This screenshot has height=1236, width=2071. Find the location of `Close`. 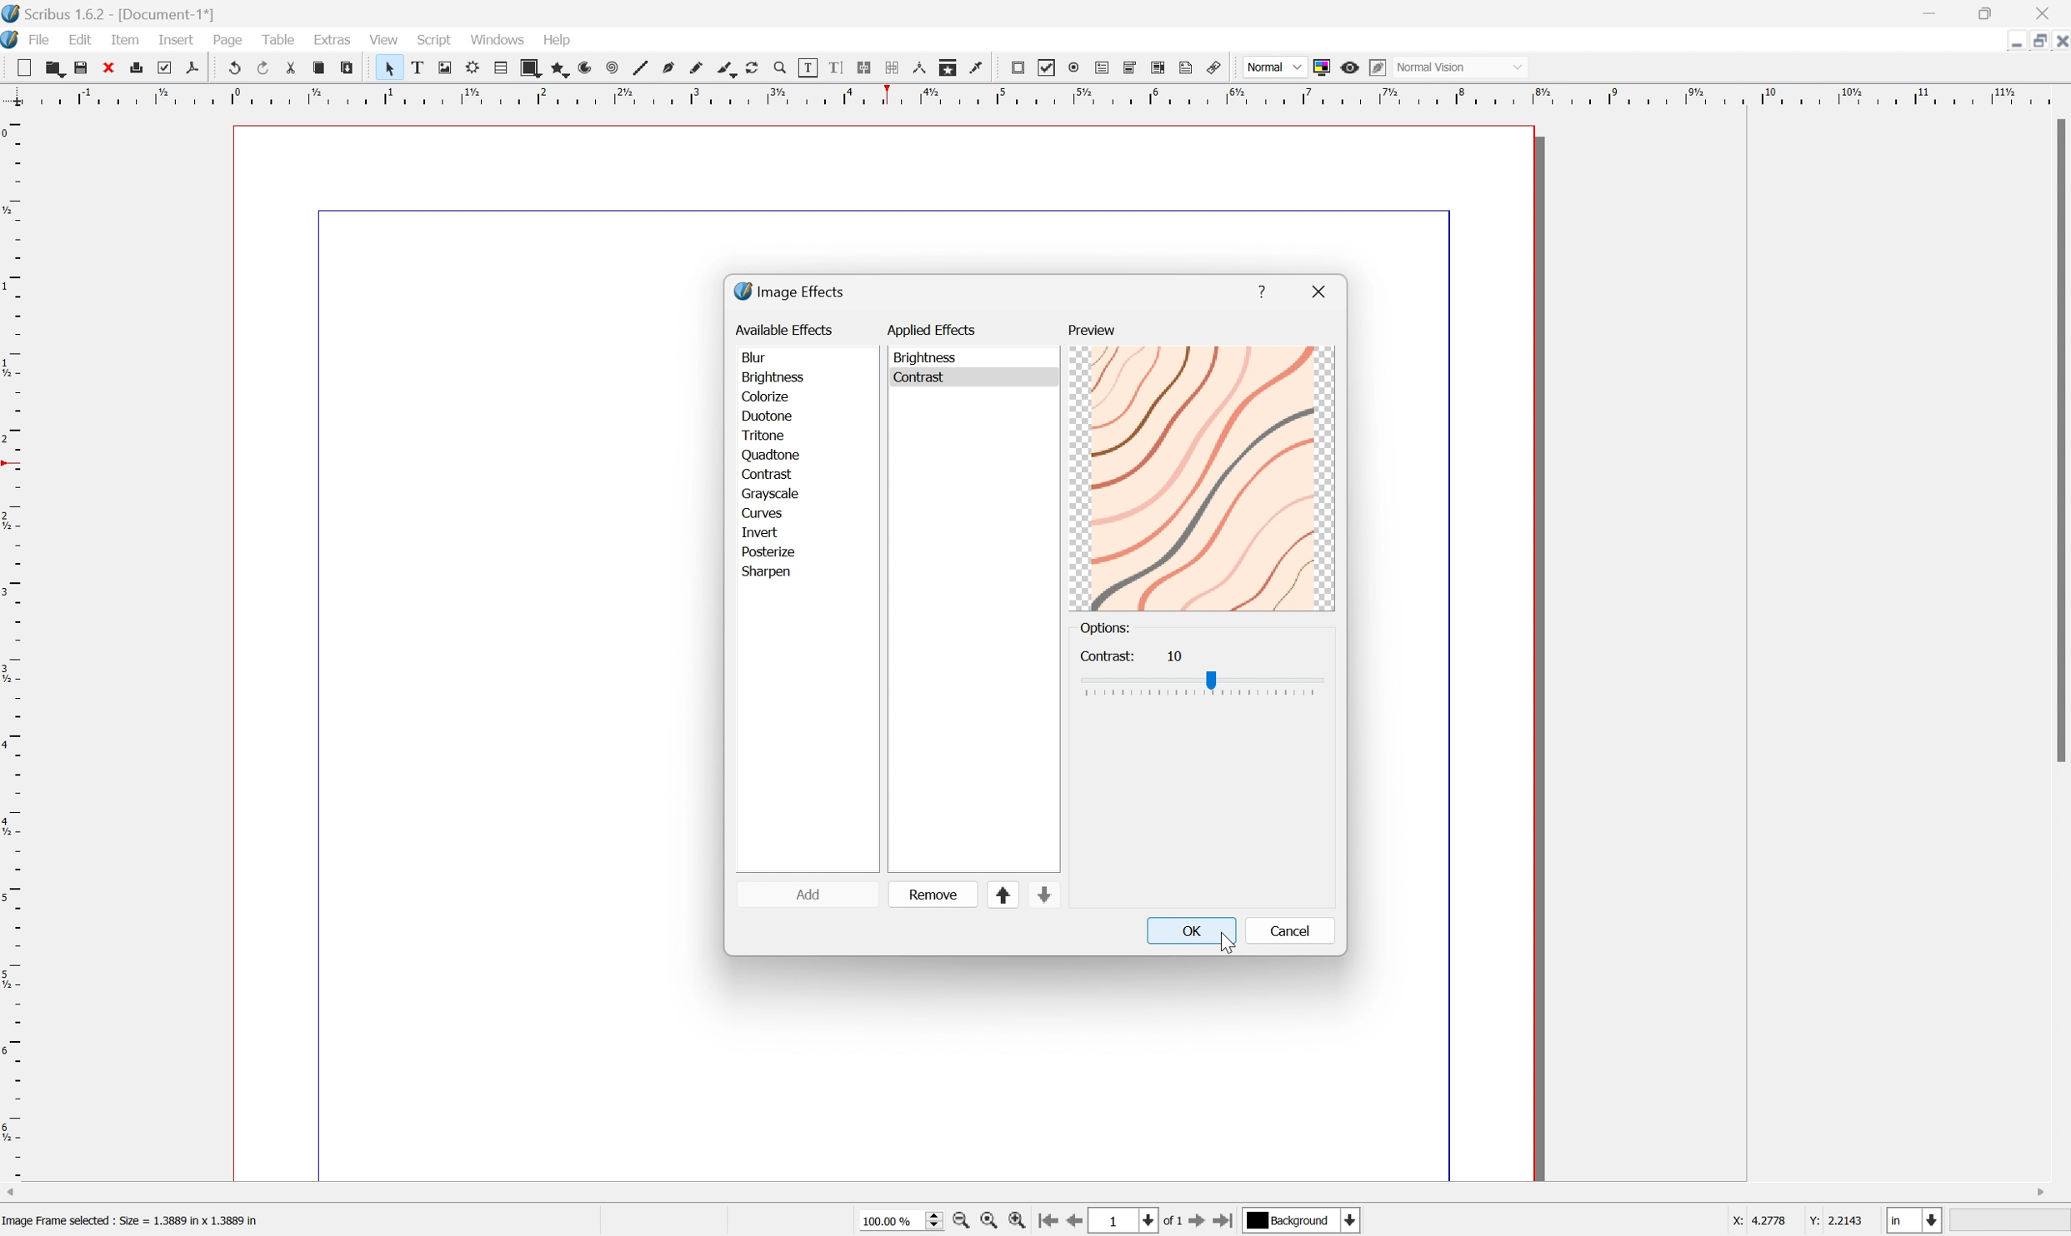

Close is located at coordinates (2058, 43).